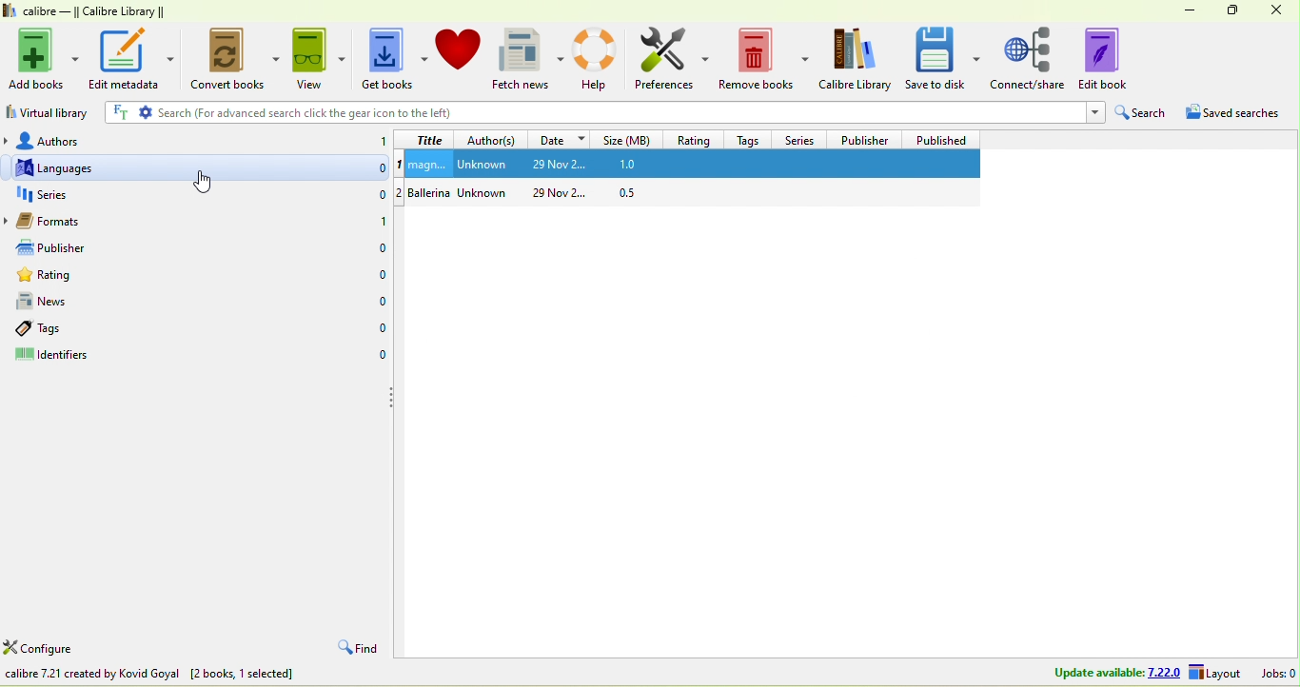  Describe the element at coordinates (133, 58) in the screenshot. I see `edit metadata` at that location.